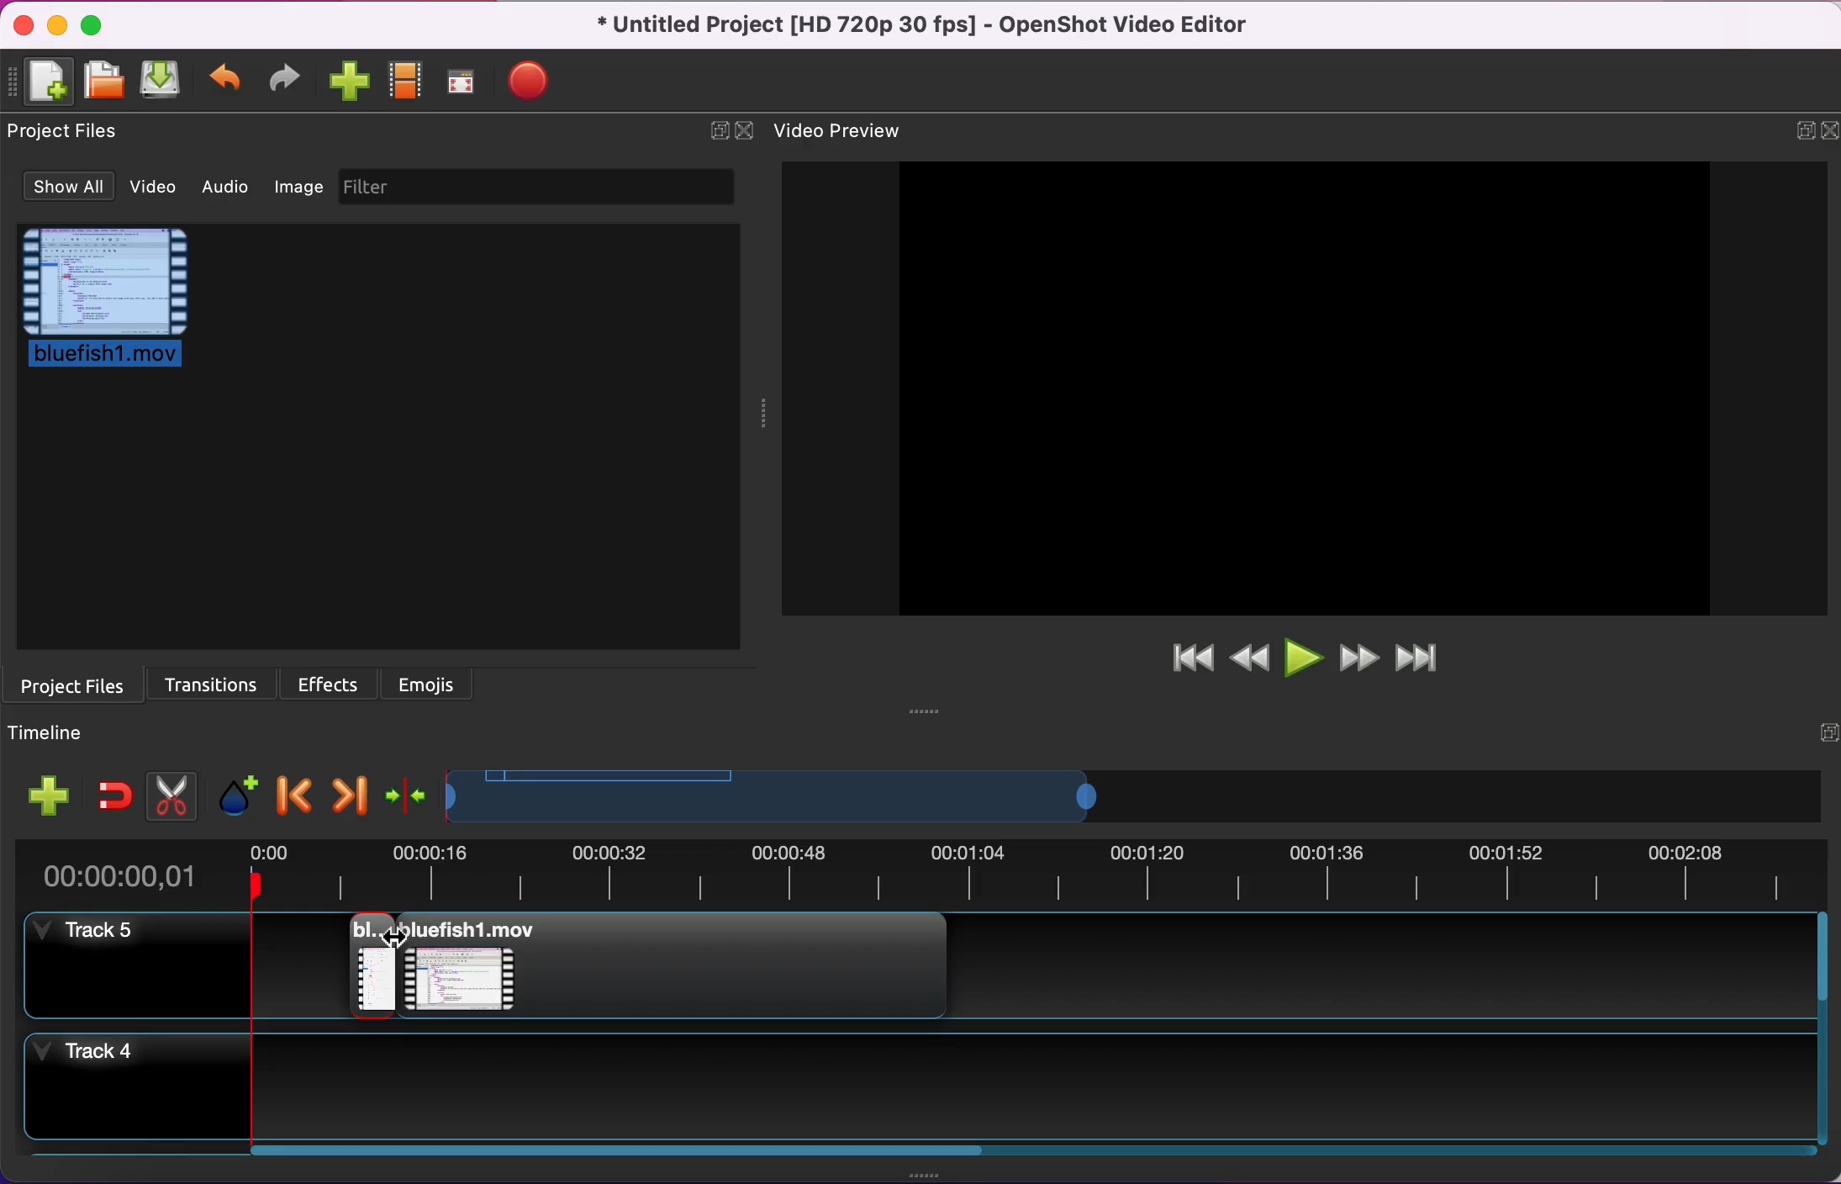 The image size is (1841, 1184). I want to click on Cursor, so click(399, 942).